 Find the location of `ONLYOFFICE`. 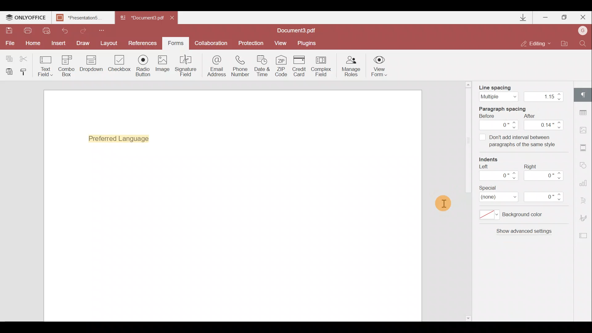

ONLYOFFICE is located at coordinates (26, 18).